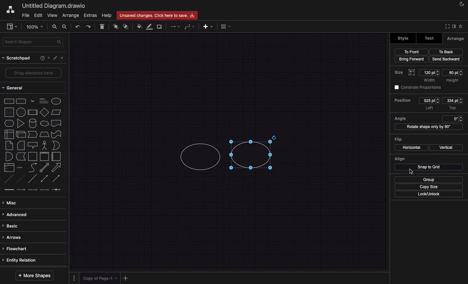  What do you see at coordinates (107, 16) in the screenshot?
I see `help` at bounding box center [107, 16].